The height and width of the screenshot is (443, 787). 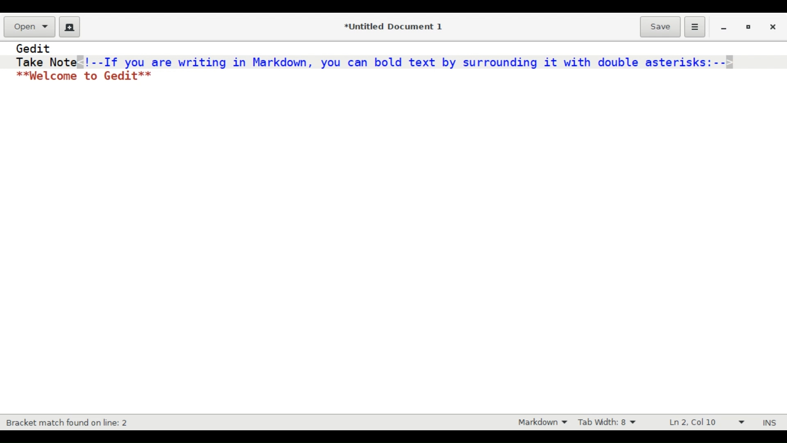 What do you see at coordinates (69, 423) in the screenshot?
I see `Bracket match found on line: 2` at bounding box center [69, 423].